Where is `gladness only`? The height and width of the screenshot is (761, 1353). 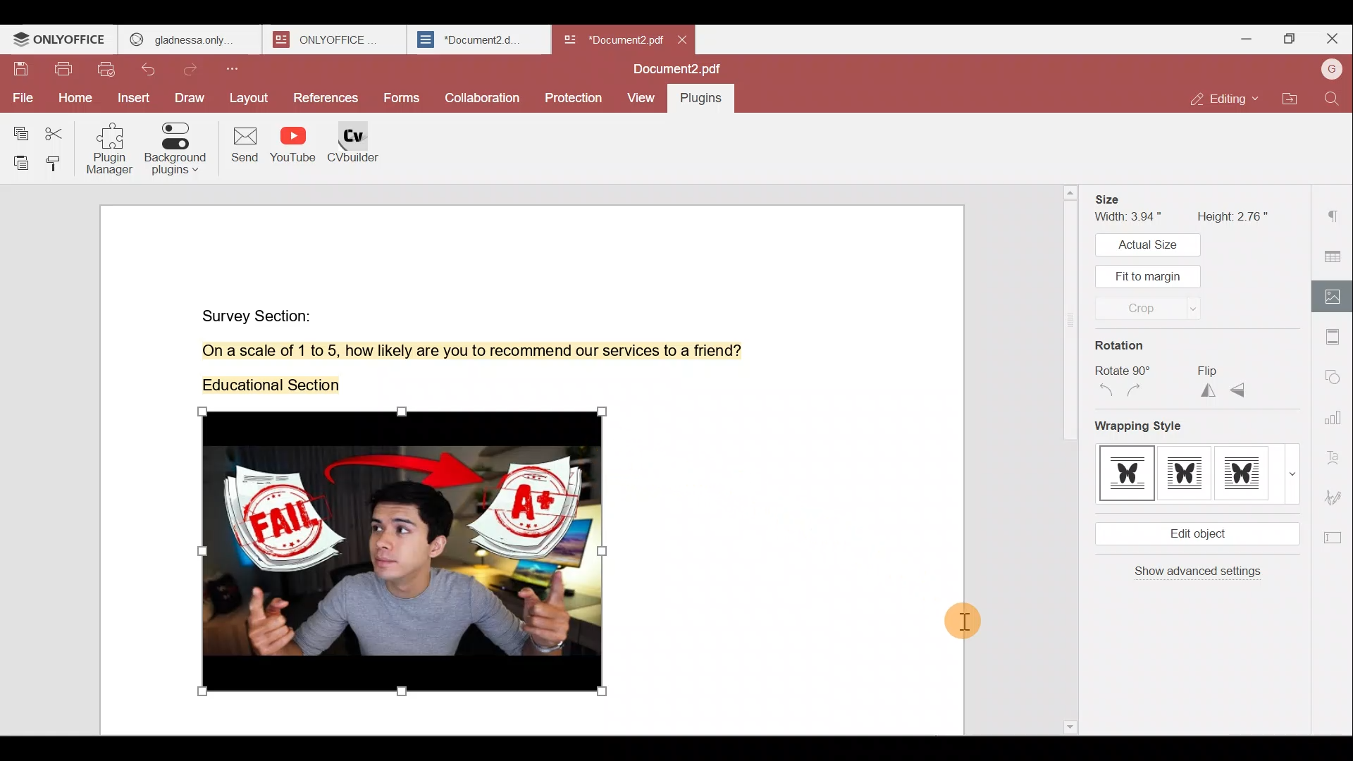
gladness only is located at coordinates (190, 39).